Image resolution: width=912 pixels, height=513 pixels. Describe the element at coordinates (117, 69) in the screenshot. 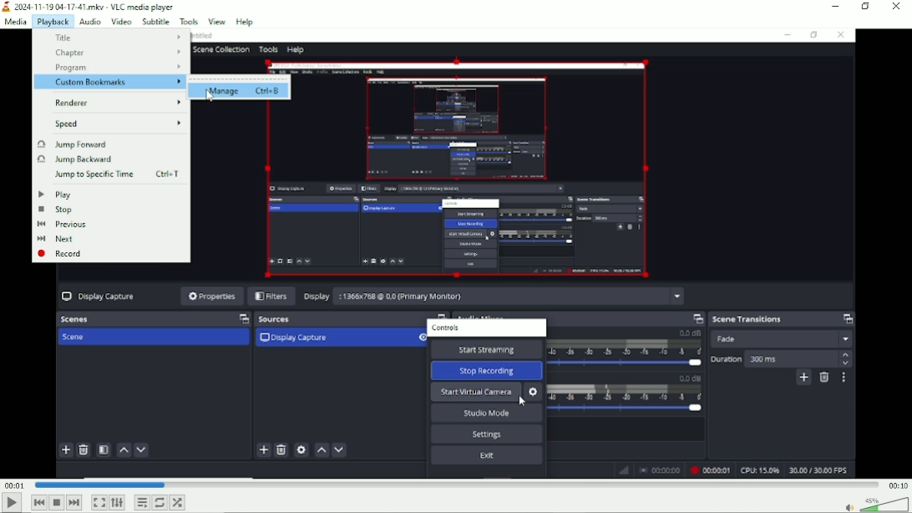

I see `Program` at that location.